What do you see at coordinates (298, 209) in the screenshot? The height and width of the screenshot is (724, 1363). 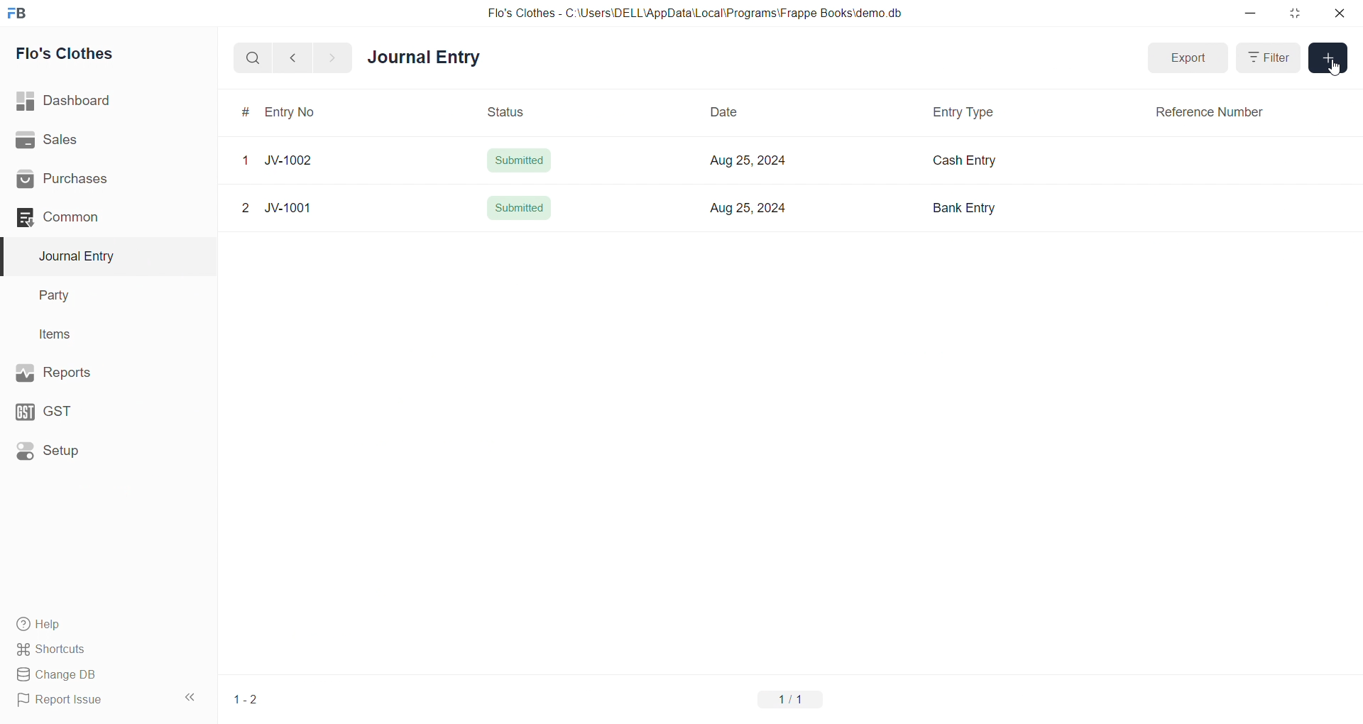 I see `JV-1001` at bounding box center [298, 209].